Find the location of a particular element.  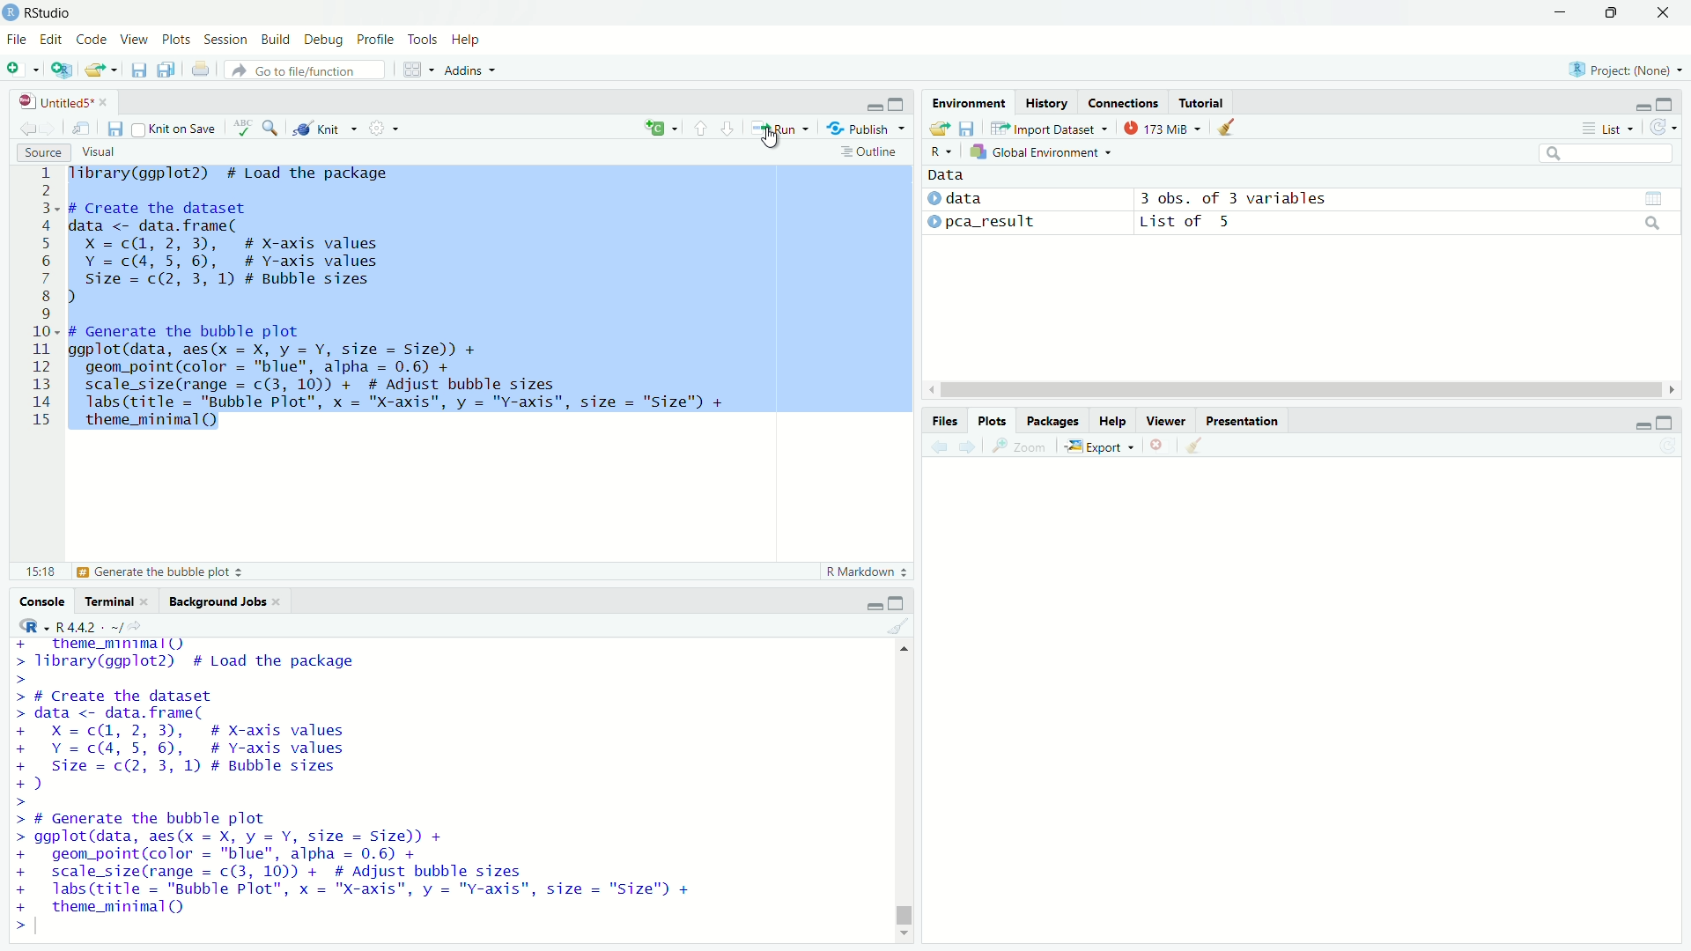

vertical scrollbar is located at coordinates (905, 910).